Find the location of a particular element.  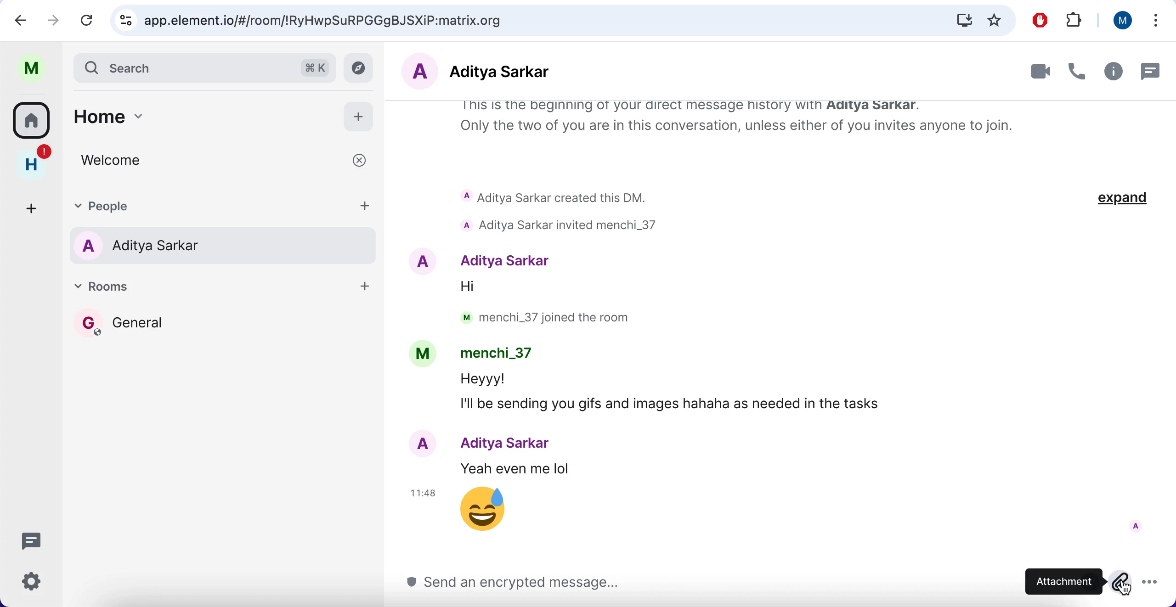

This is the beginning of your direct message history with Aditya Sarkar.  Only the two of you are in this conversation, unless either of you invites anyone to join. is located at coordinates (731, 115).